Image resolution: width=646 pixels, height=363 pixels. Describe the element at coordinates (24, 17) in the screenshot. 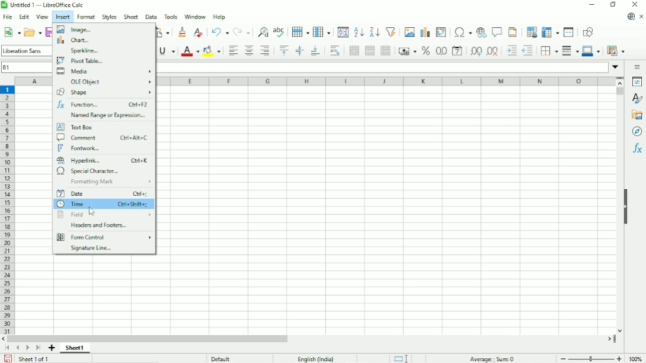

I see `Edit` at that location.